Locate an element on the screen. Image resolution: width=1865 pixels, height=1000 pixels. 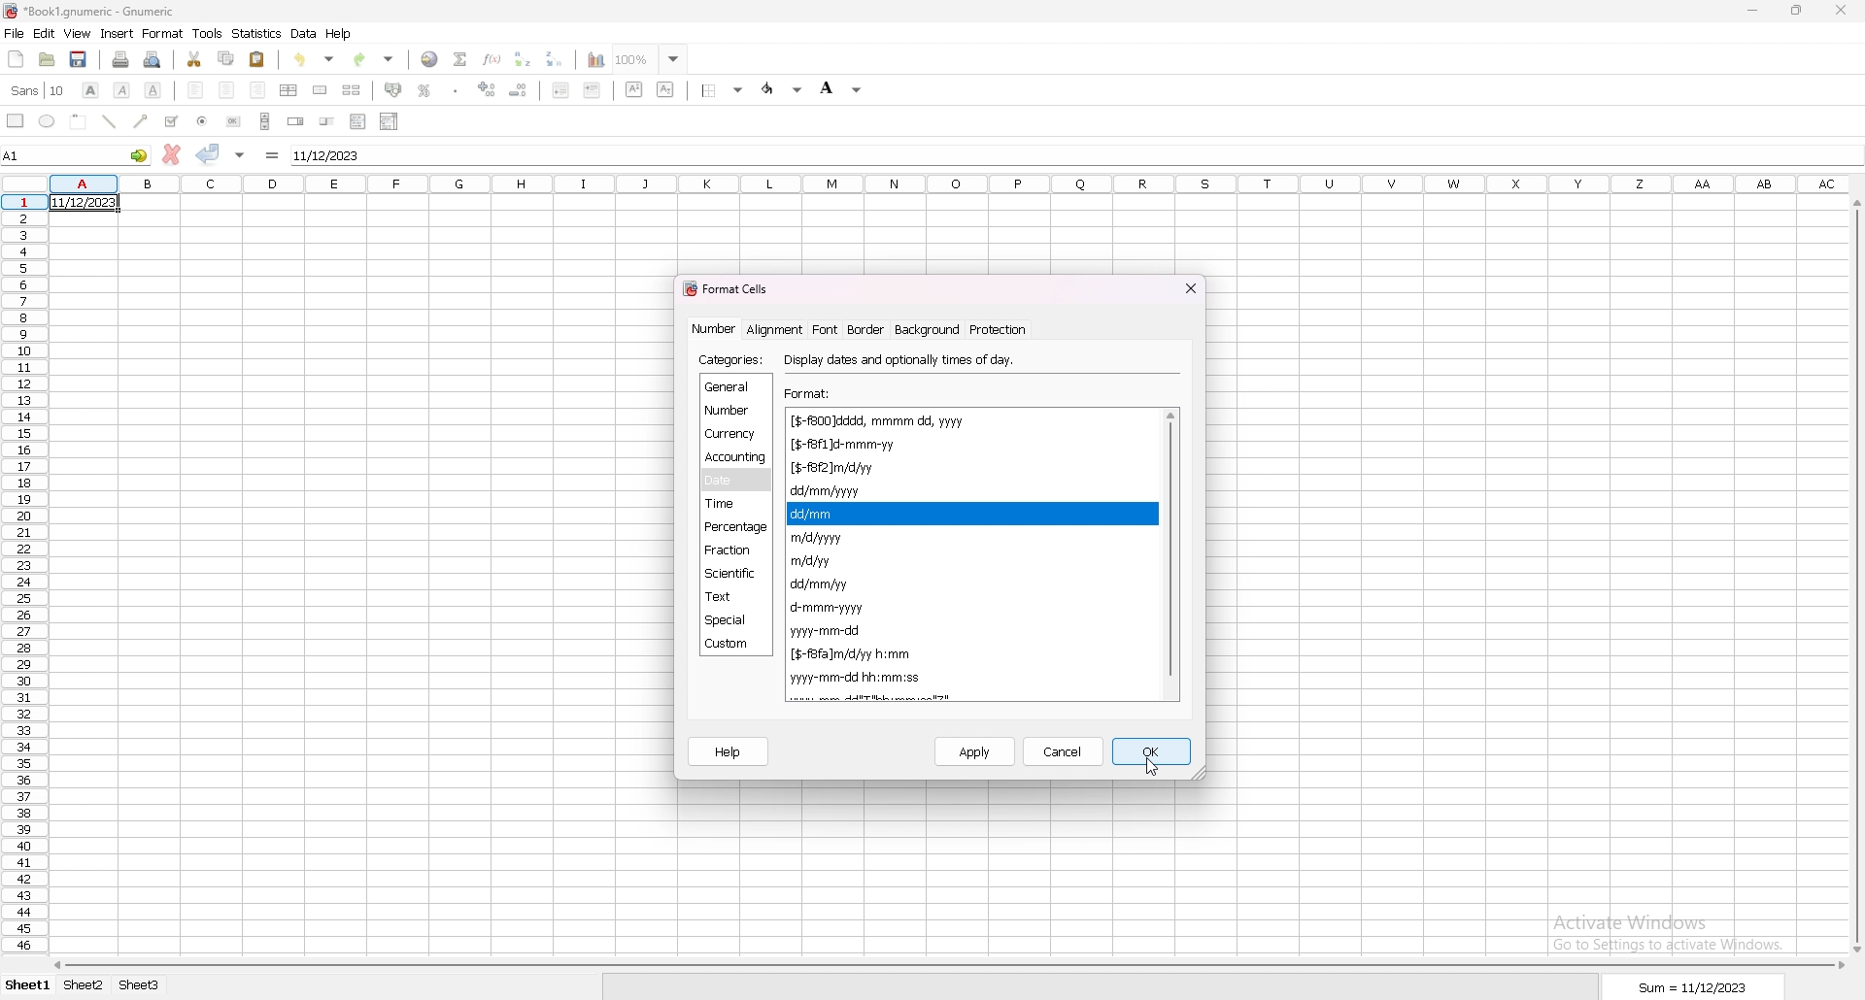
minimize is located at coordinates (1752, 13).